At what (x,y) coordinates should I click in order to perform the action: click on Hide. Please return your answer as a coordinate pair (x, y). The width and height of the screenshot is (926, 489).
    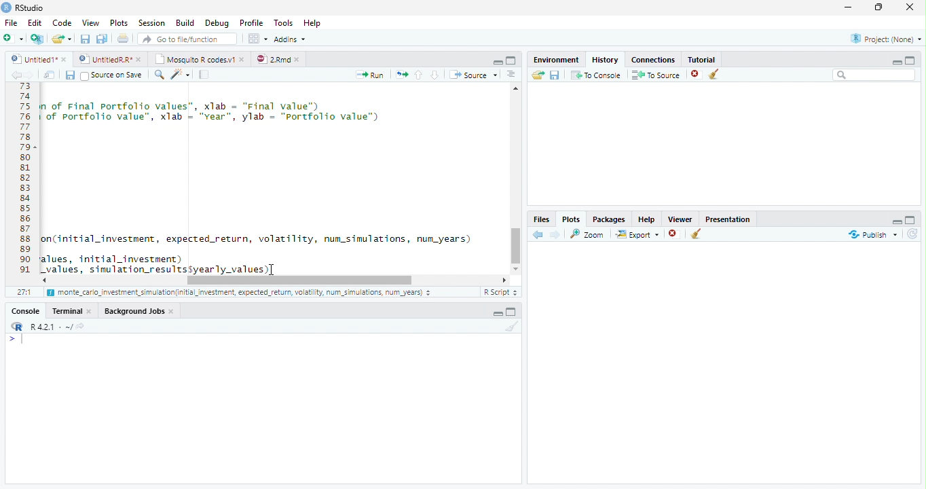
    Looking at the image, I should click on (895, 220).